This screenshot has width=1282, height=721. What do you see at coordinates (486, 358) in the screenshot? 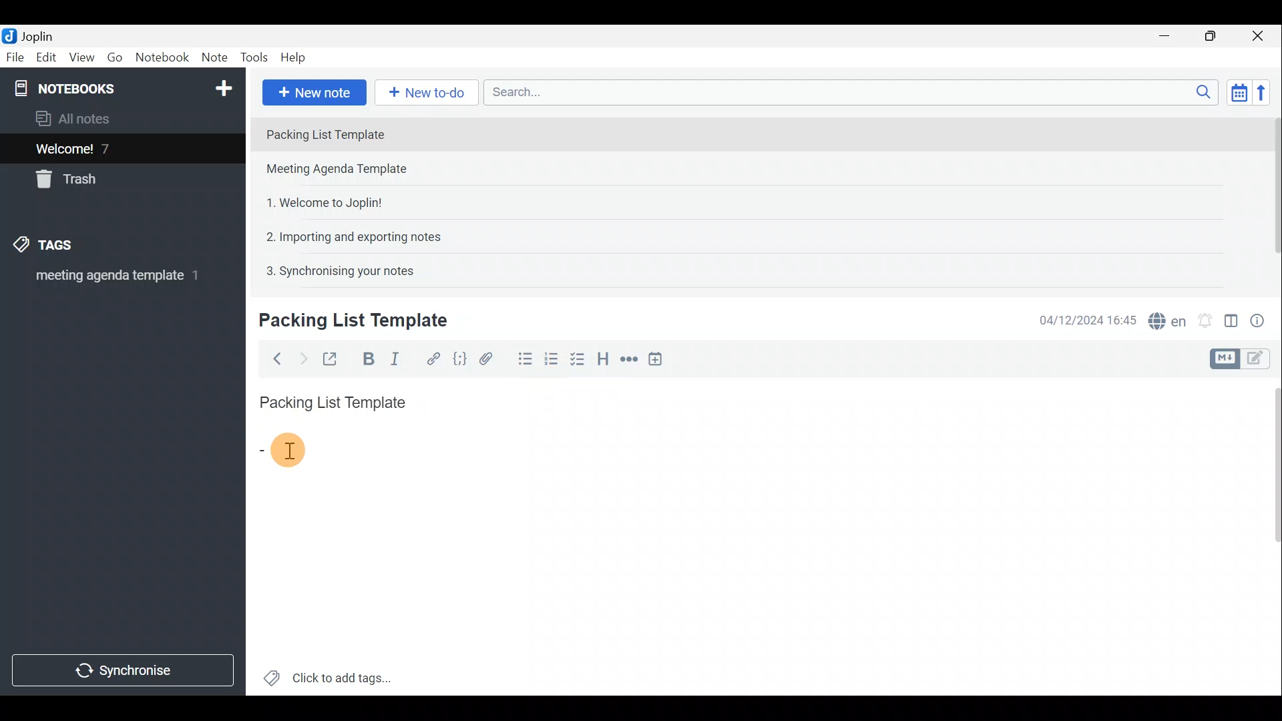
I see `Attach file` at bounding box center [486, 358].